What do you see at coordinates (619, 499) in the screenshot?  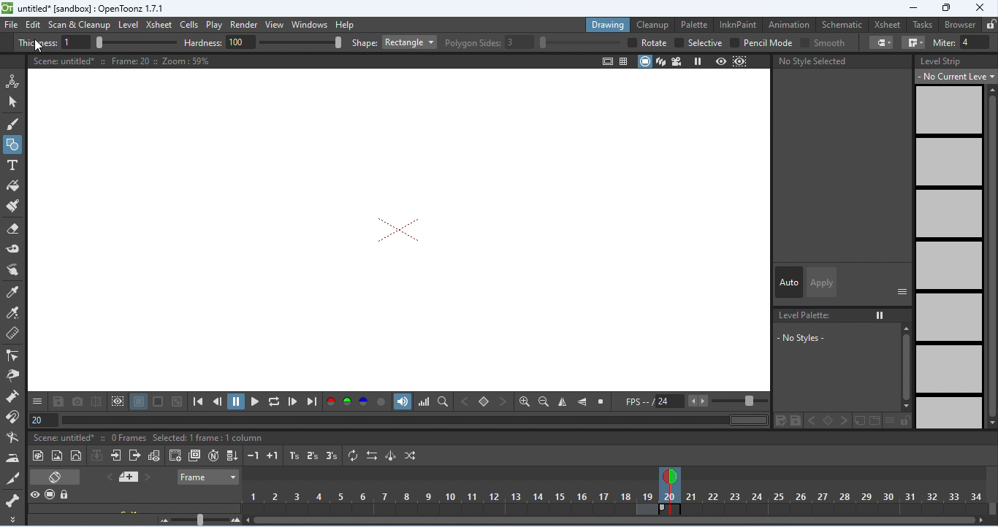 I see `frames` at bounding box center [619, 499].